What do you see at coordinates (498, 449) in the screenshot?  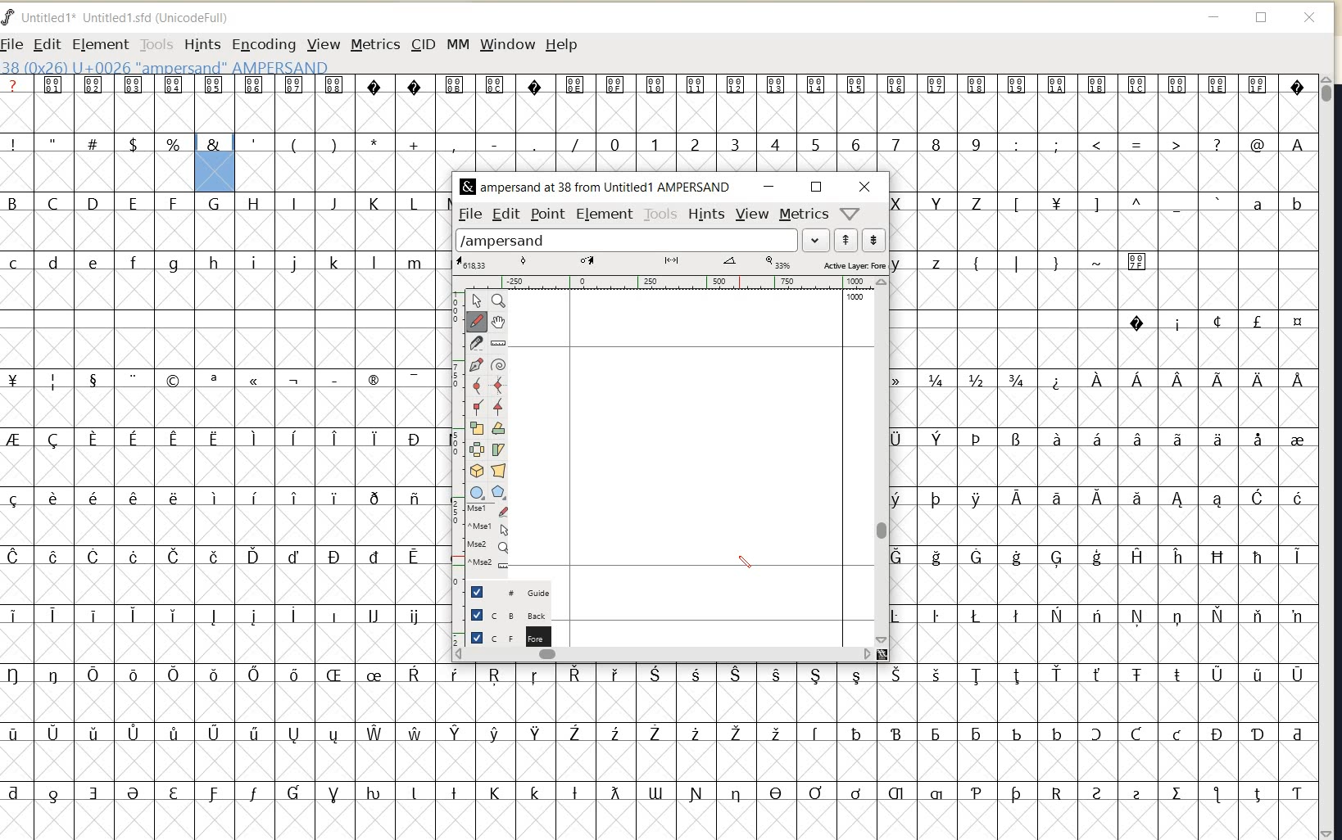 I see `skew the selection` at bounding box center [498, 449].